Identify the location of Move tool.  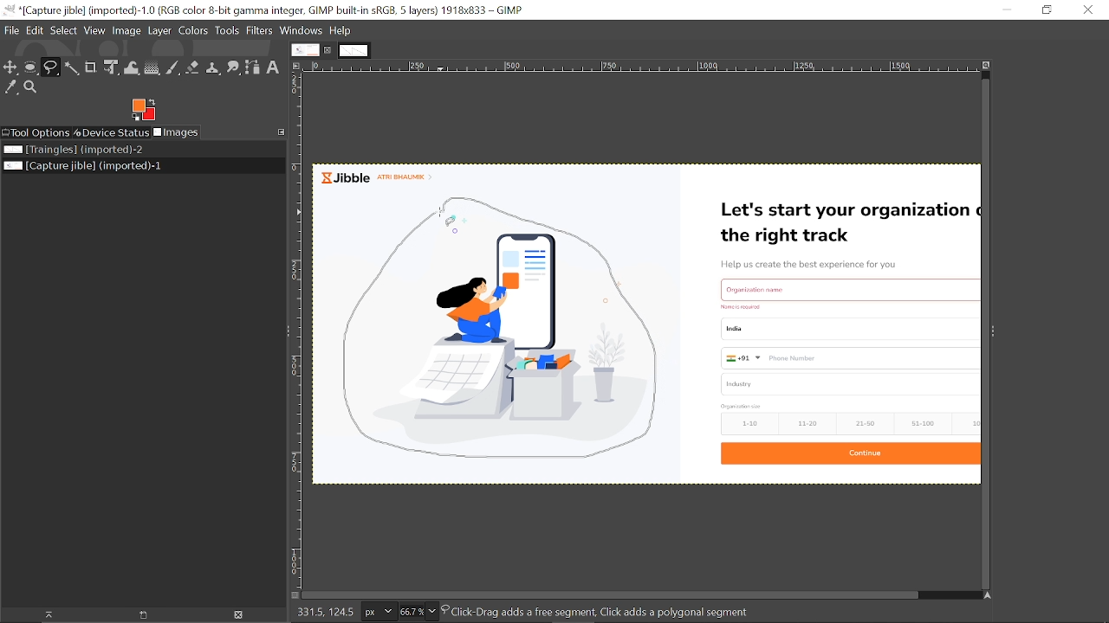
(11, 67).